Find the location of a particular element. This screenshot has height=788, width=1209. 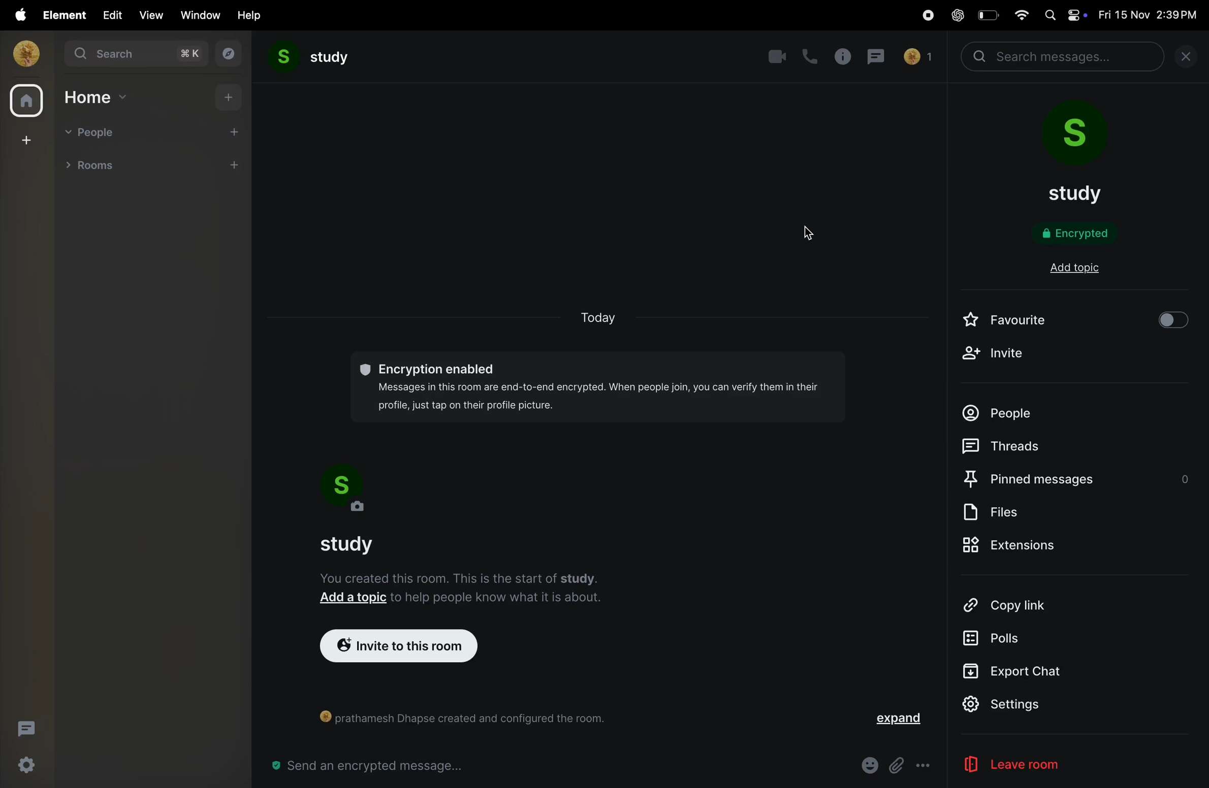

date and time is located at coordinates (1151, 15).